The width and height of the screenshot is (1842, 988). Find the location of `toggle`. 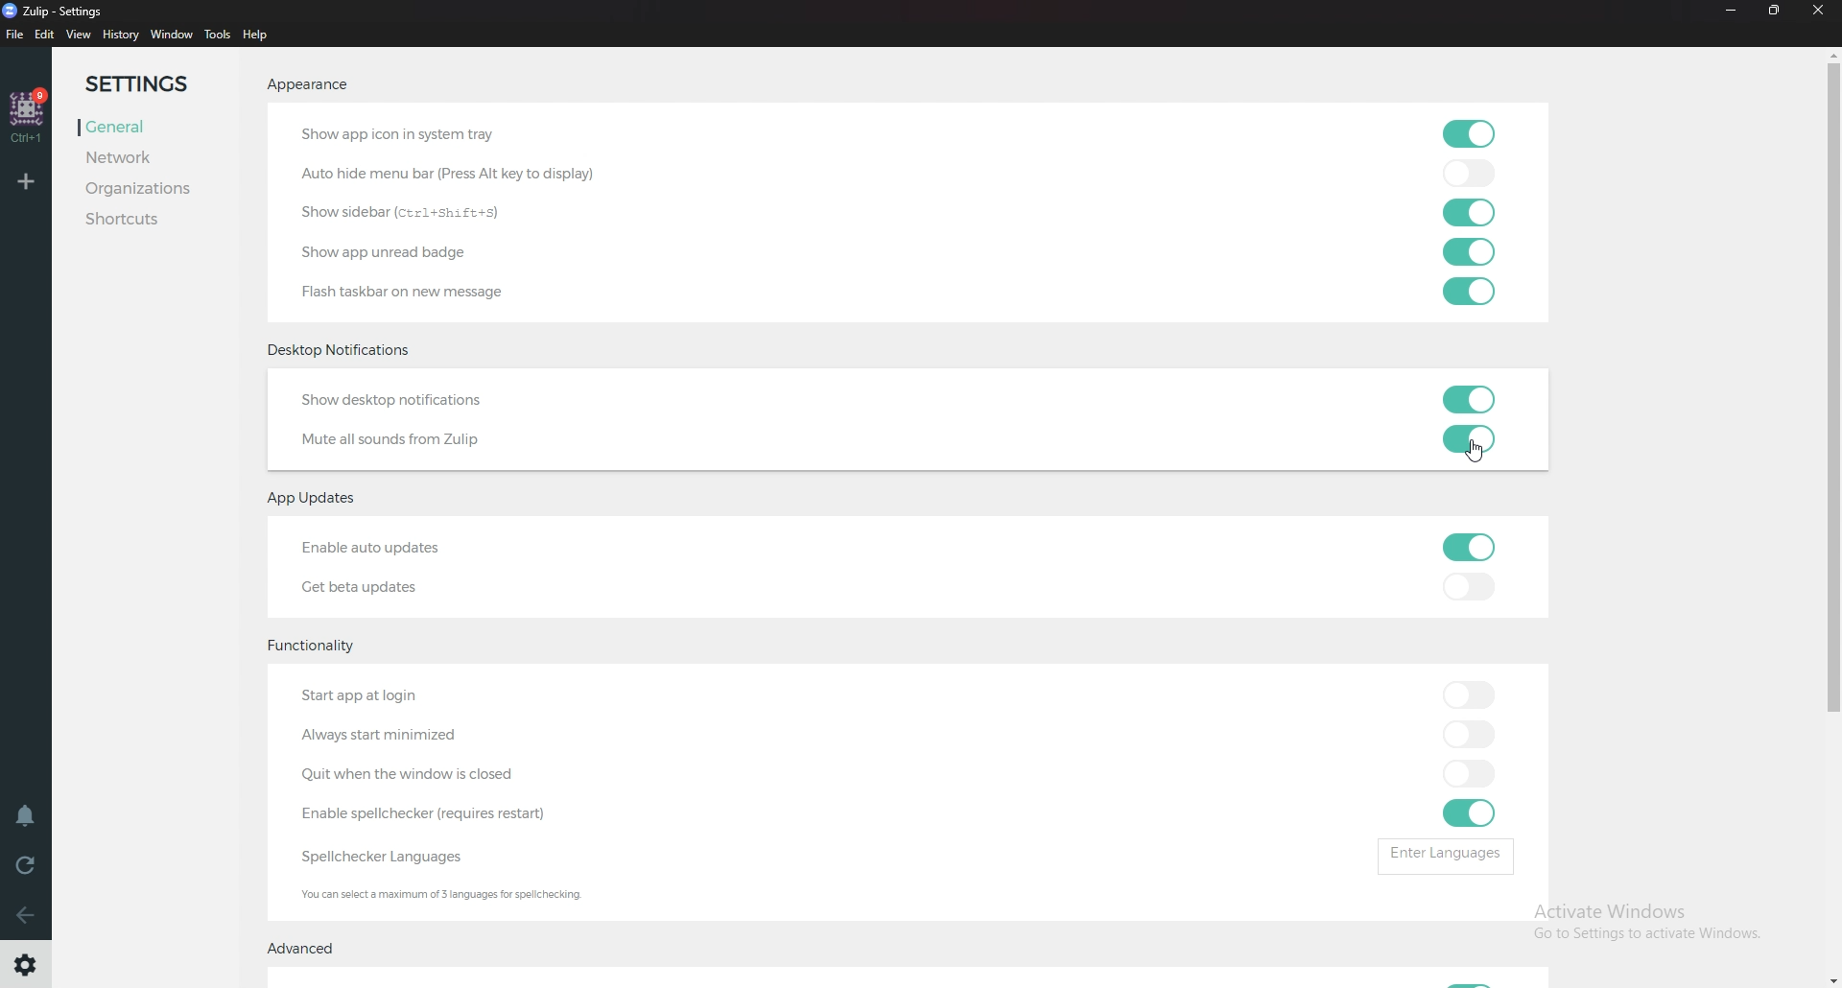

toggle is located at coordinates (1466, 250).